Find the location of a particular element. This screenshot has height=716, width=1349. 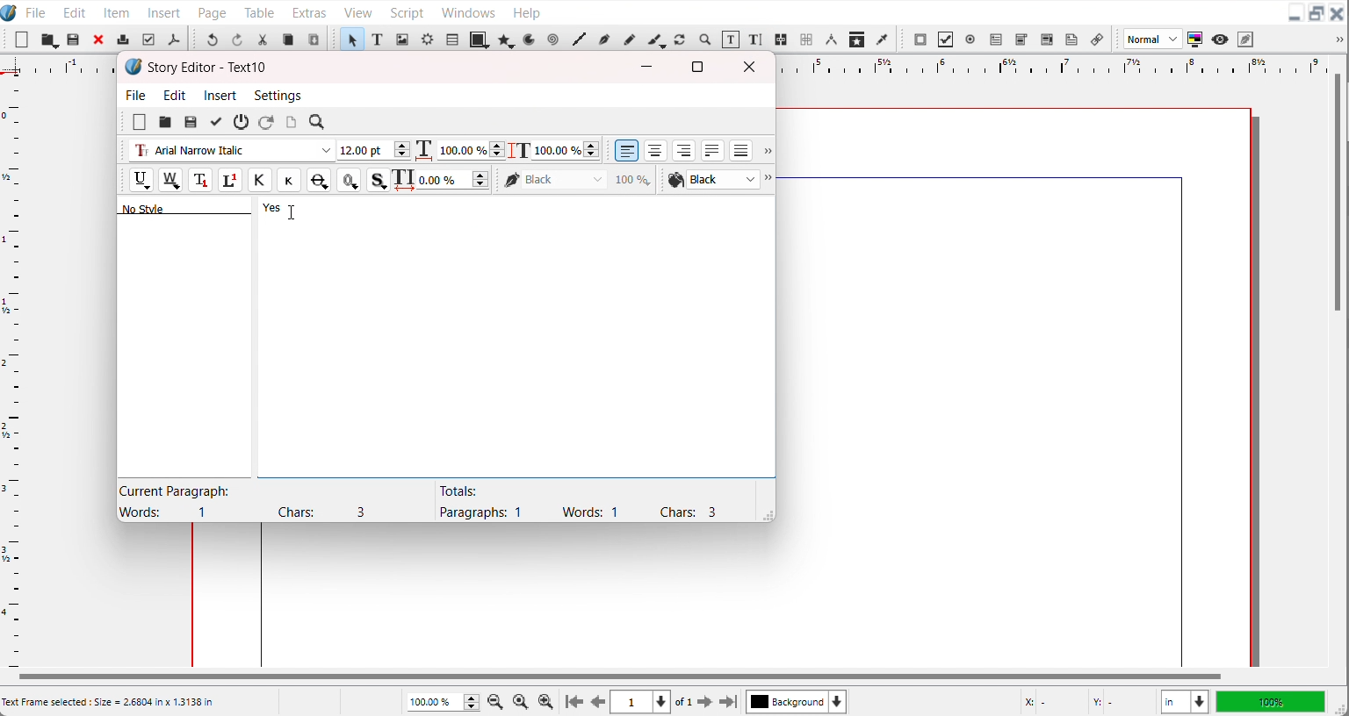

Go to next page is located at coordinates (695, 702).